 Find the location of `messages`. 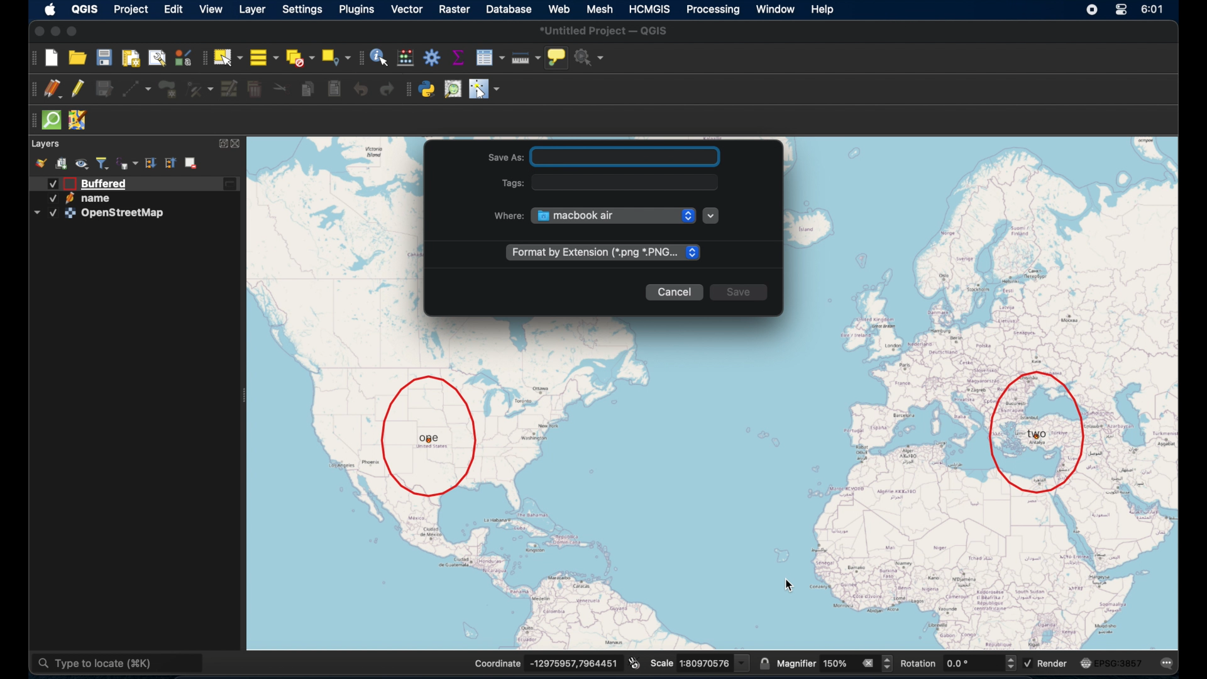

messages is located at coordinates (1168, 663).